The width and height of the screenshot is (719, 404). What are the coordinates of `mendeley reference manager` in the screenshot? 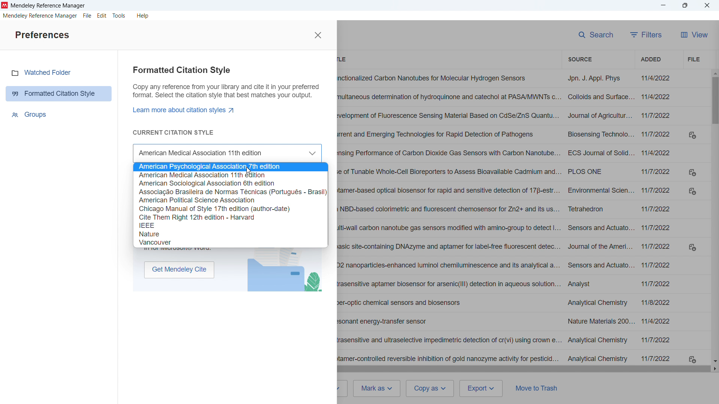 It's located at (39, 16).